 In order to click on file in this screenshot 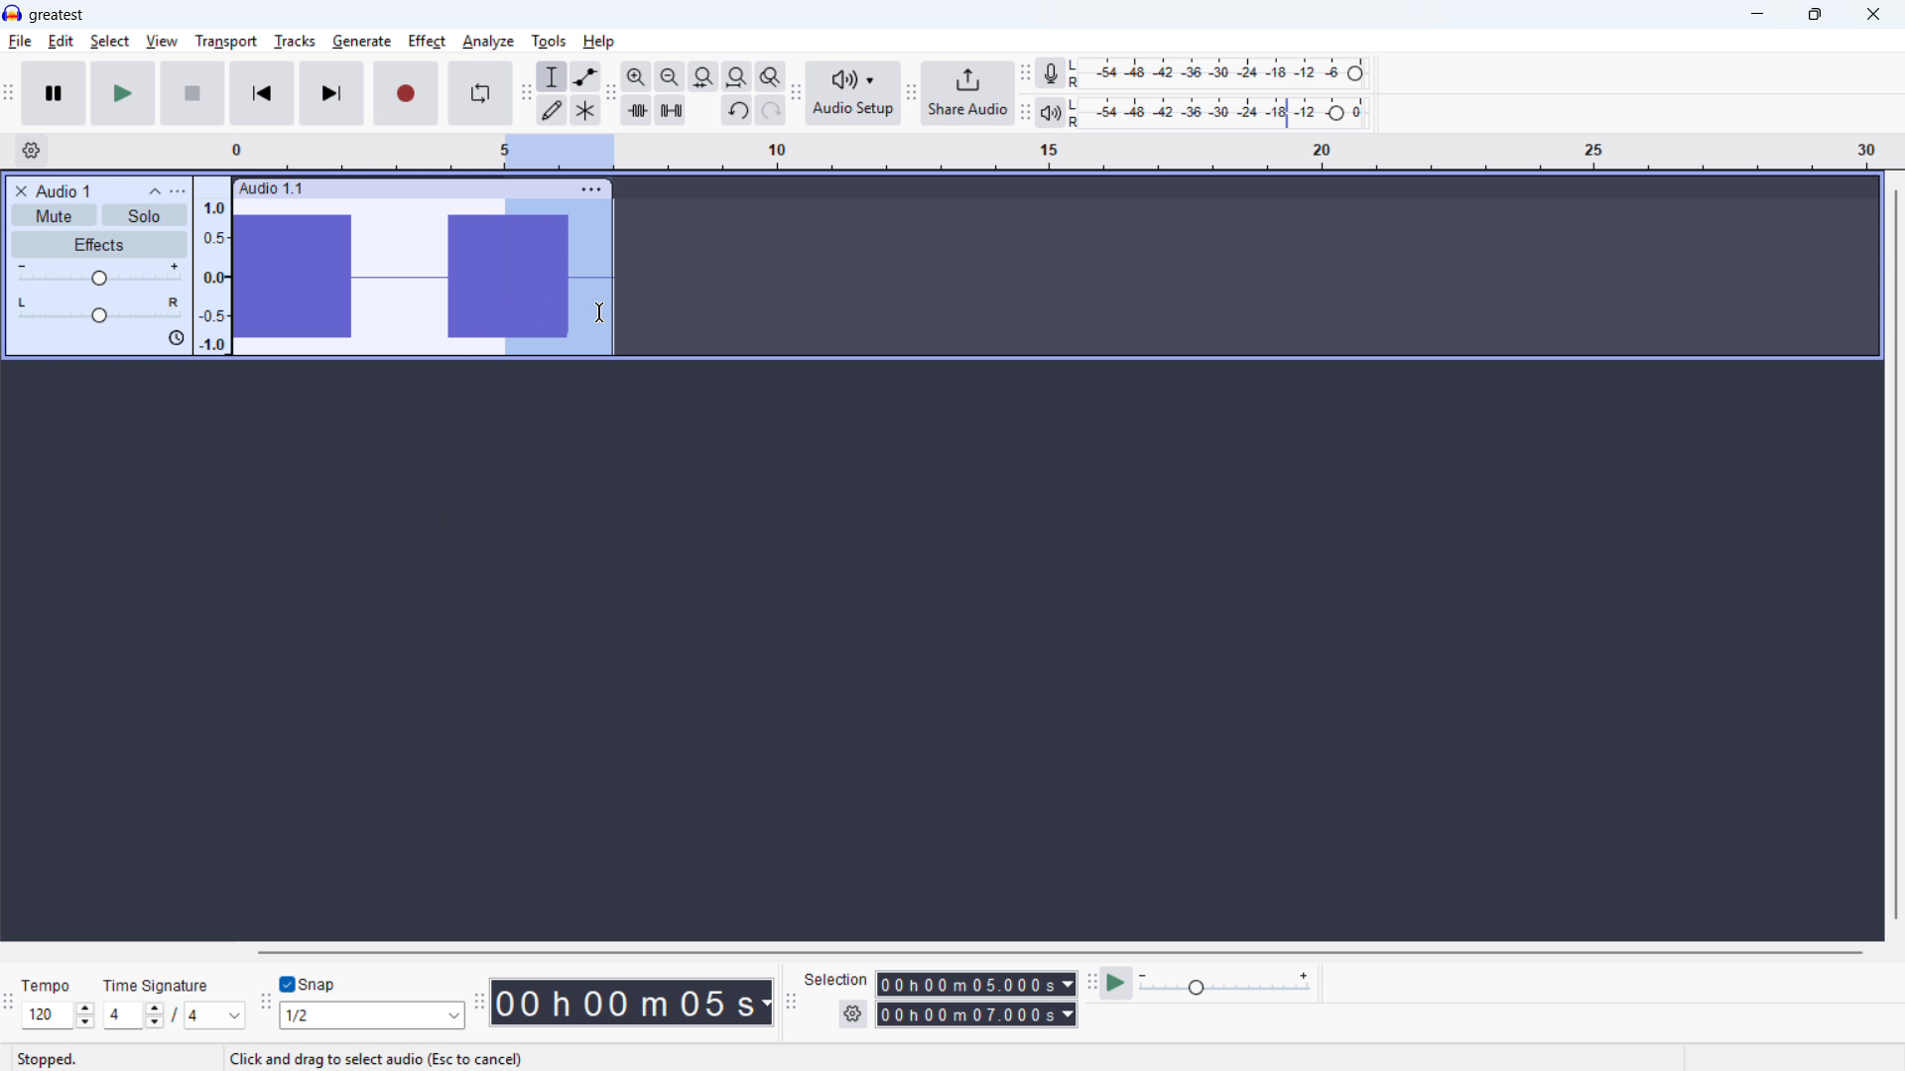, I will do `click(20, 43)`.